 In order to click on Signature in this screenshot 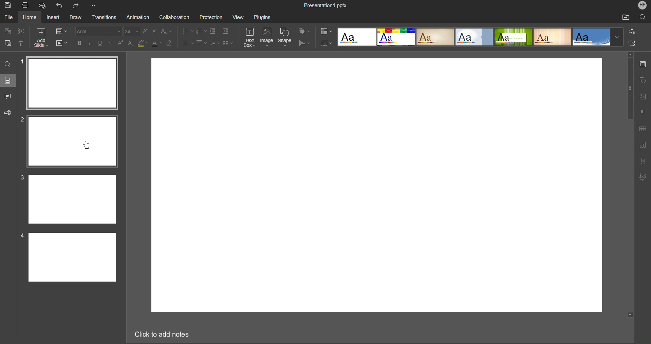, I will do `click(644, 177)`.